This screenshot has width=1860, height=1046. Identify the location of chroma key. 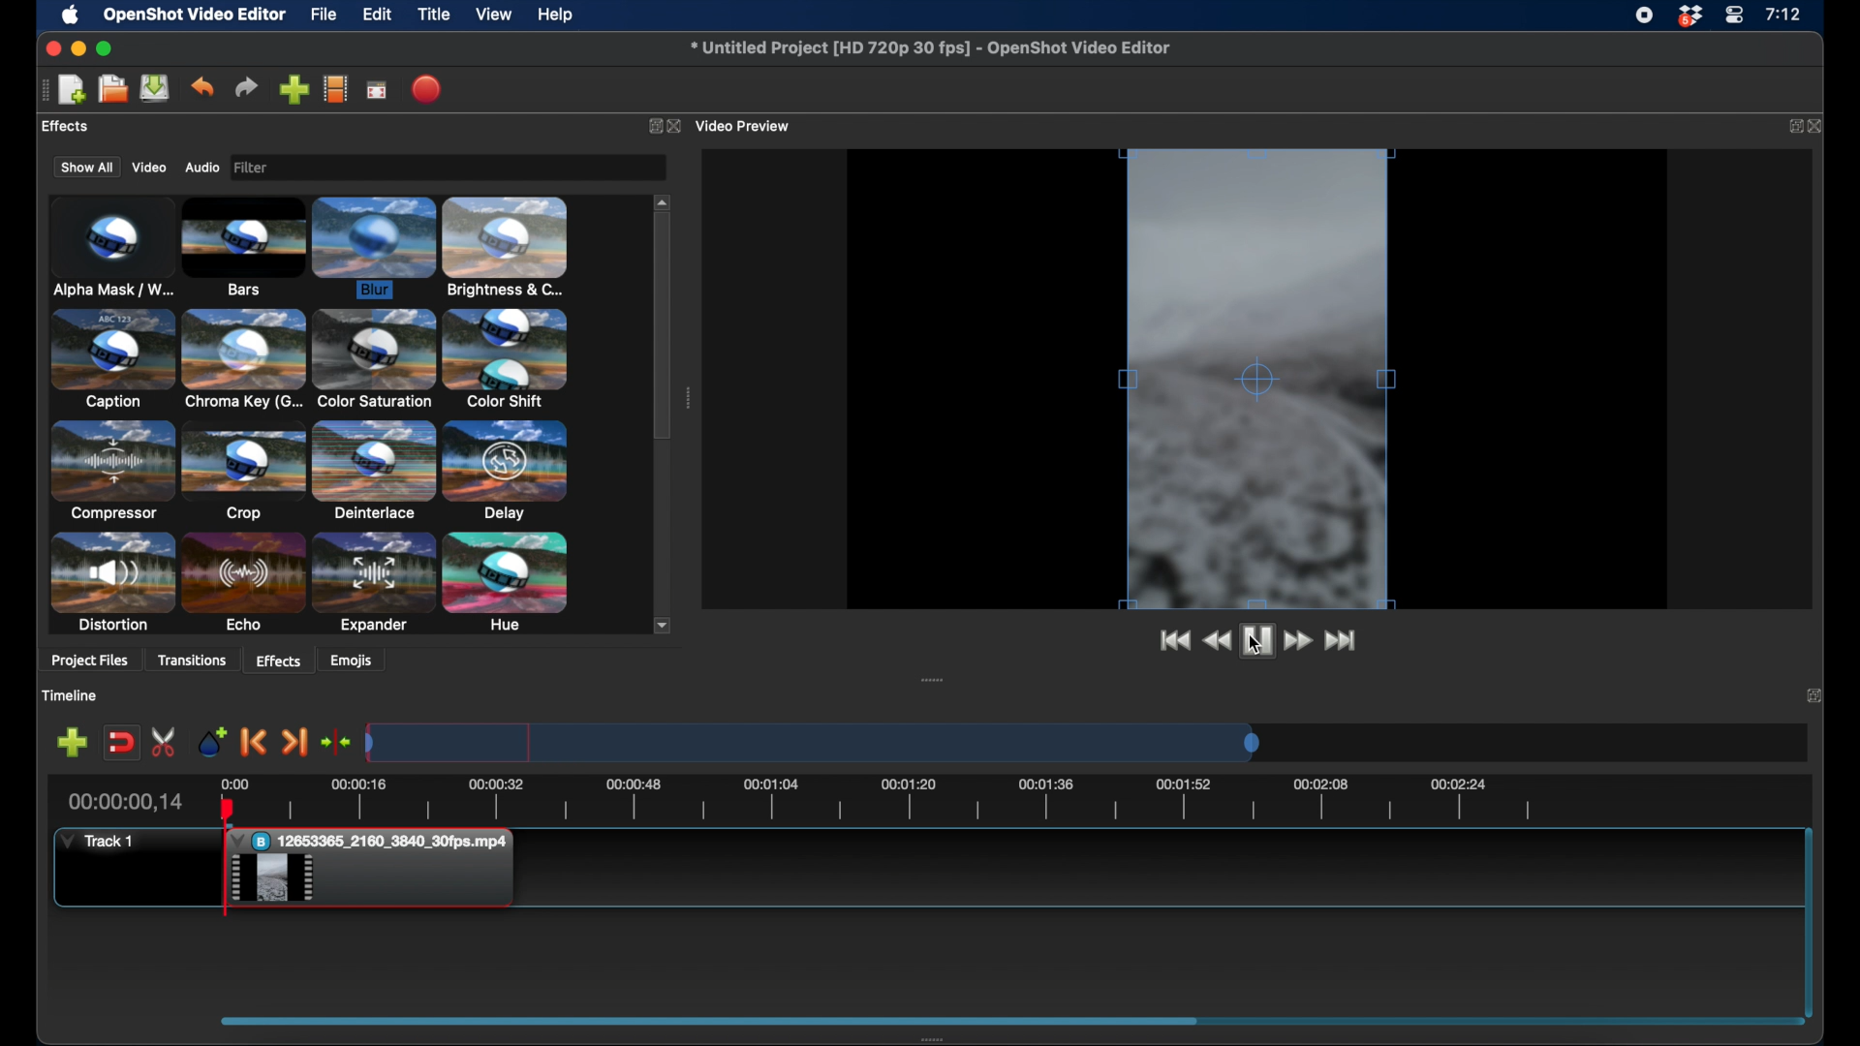
(244, 358).